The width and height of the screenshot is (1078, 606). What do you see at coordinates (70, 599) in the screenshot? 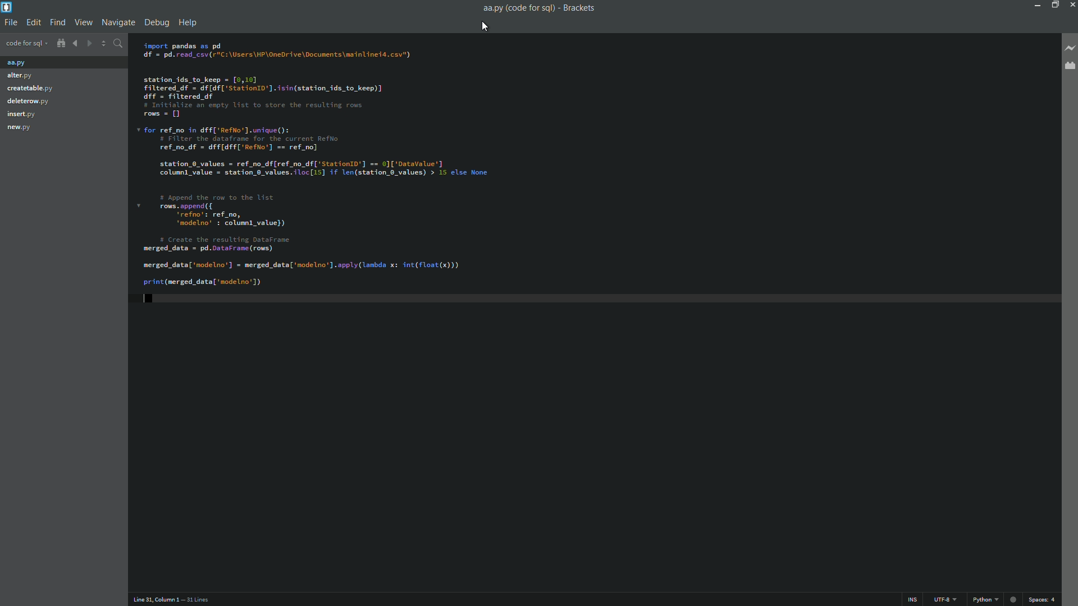
I see `number of lines` at bounding box center [70, 599].